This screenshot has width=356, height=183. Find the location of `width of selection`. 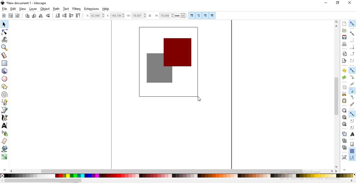

width of selection is located at coordinates (137, 16).